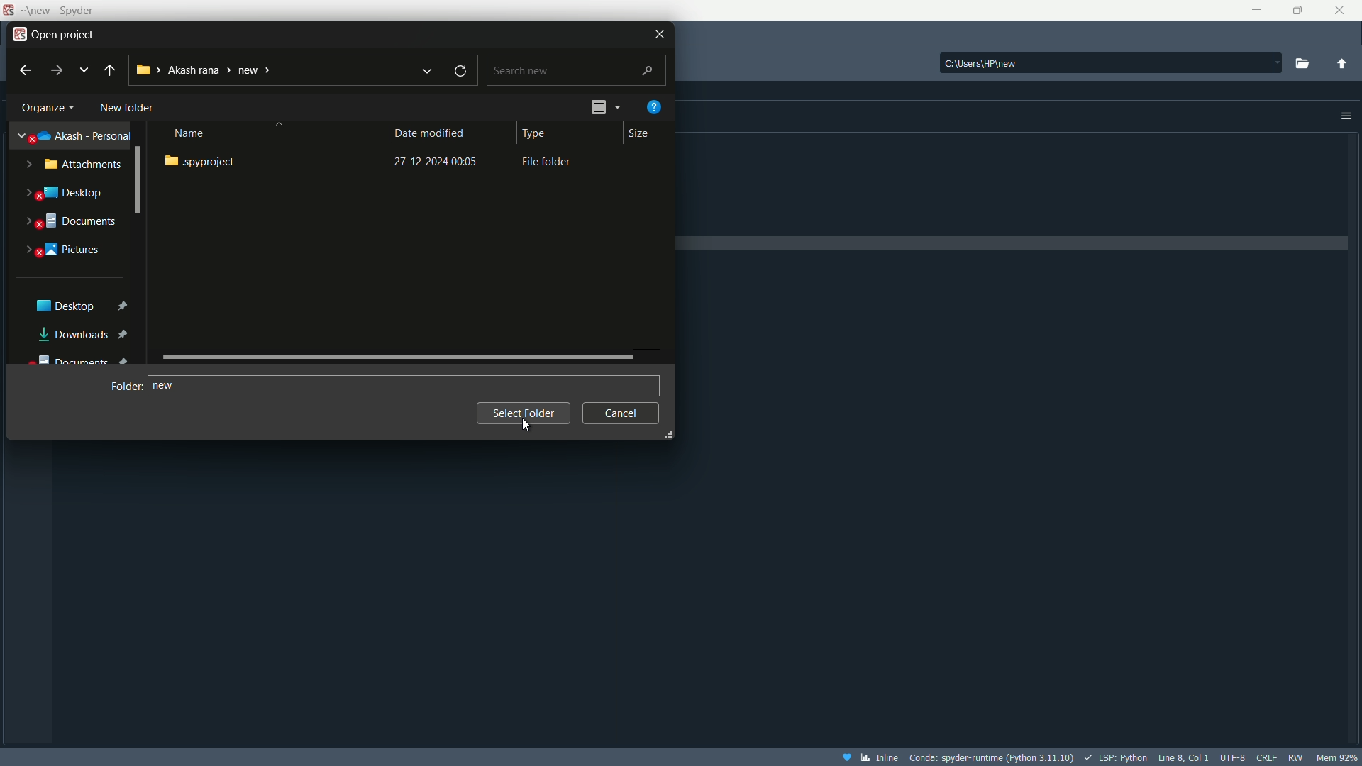 This screenshot has height=766, width=1362. I want to click on file eol status, so click(1266, 755).